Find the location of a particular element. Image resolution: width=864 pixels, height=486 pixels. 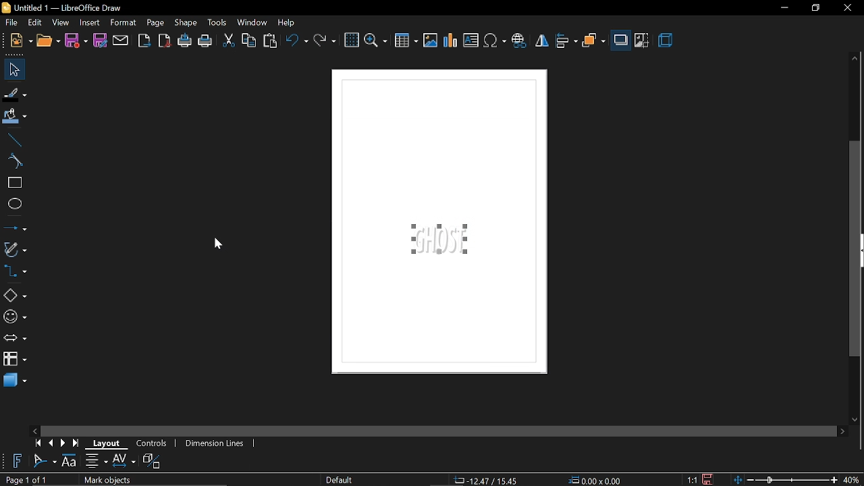

arrange is located at coordinates (594, 41).